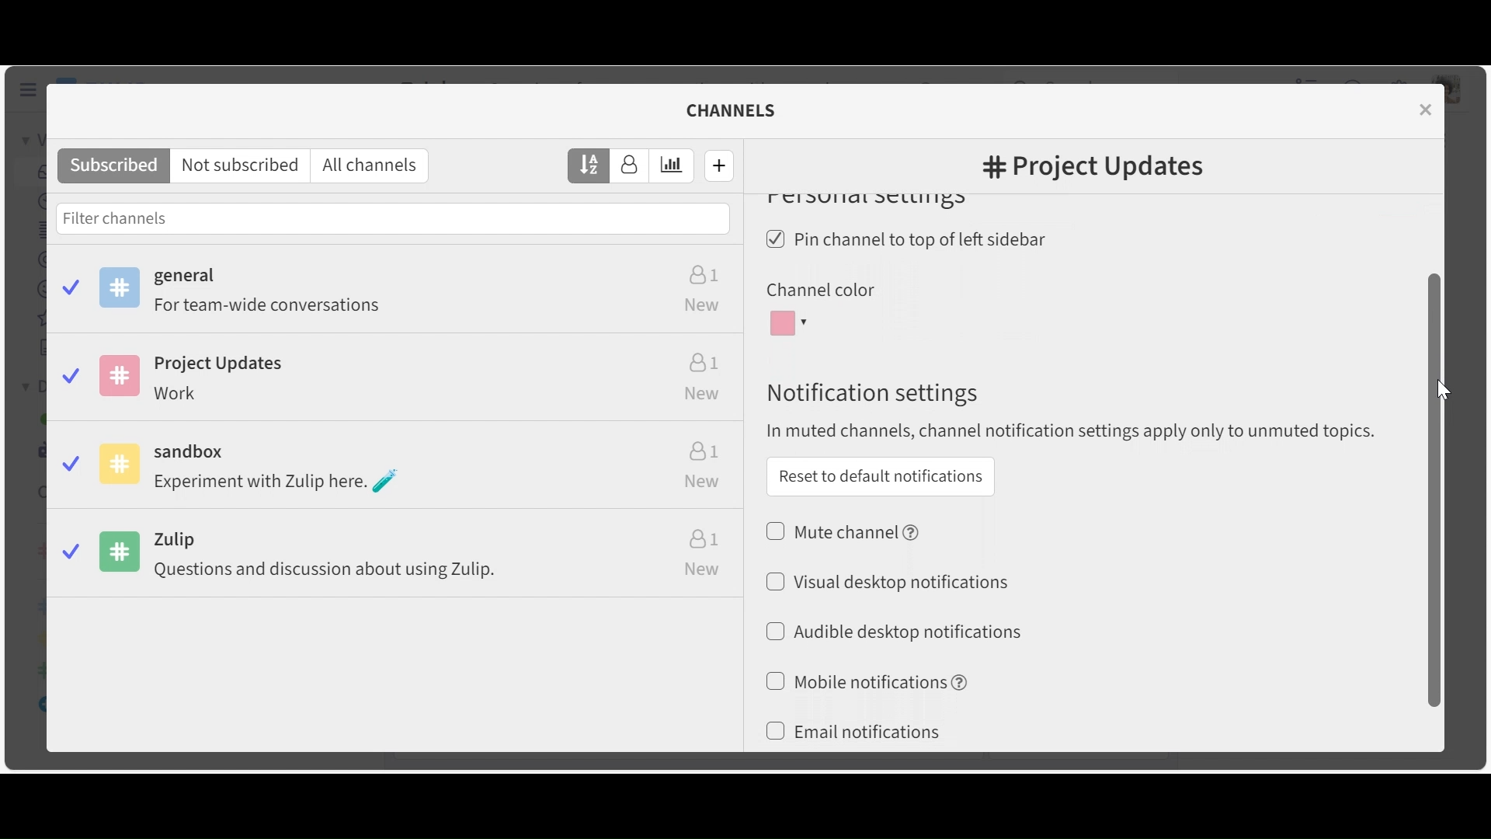  Describe the element at coordinates (912, 241) in the screenshot. I see `(un)select Pin channel to top left sidebar` at that location.